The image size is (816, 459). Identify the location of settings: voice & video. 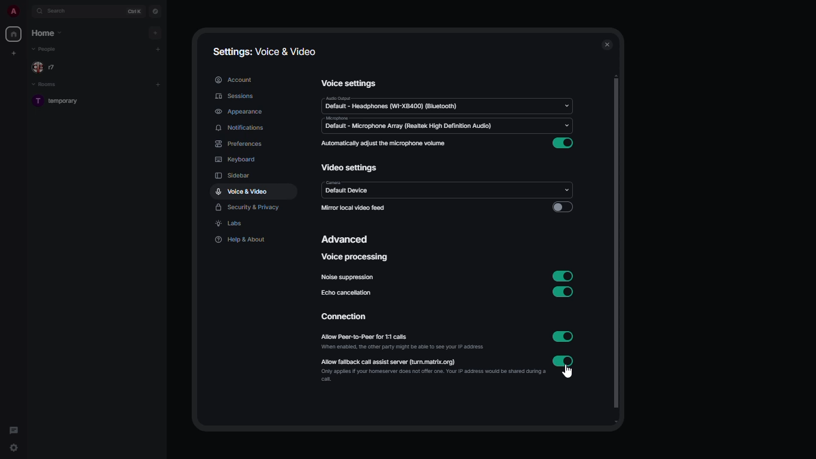
(268, 50).